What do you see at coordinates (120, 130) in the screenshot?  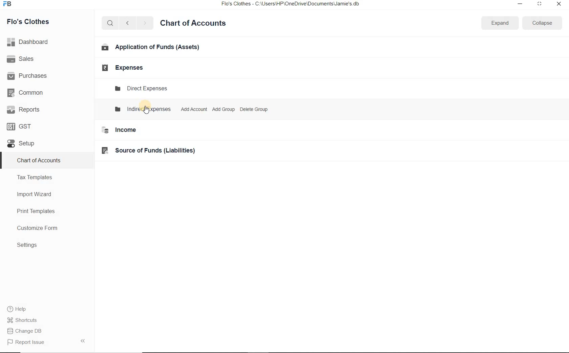 I see `Income` at bounding box center [120, 130].